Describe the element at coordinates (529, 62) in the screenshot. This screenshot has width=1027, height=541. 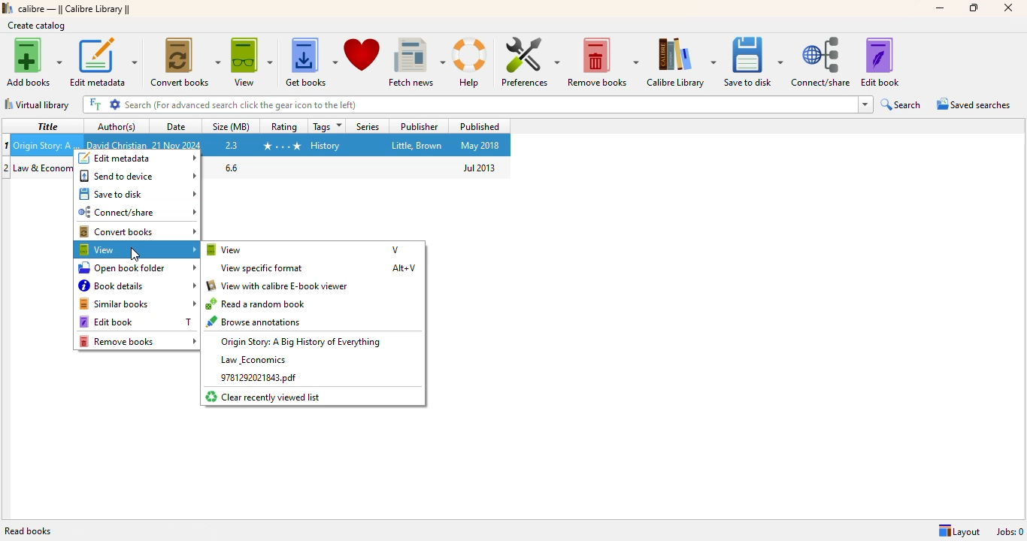
I see `preferences` at that location.